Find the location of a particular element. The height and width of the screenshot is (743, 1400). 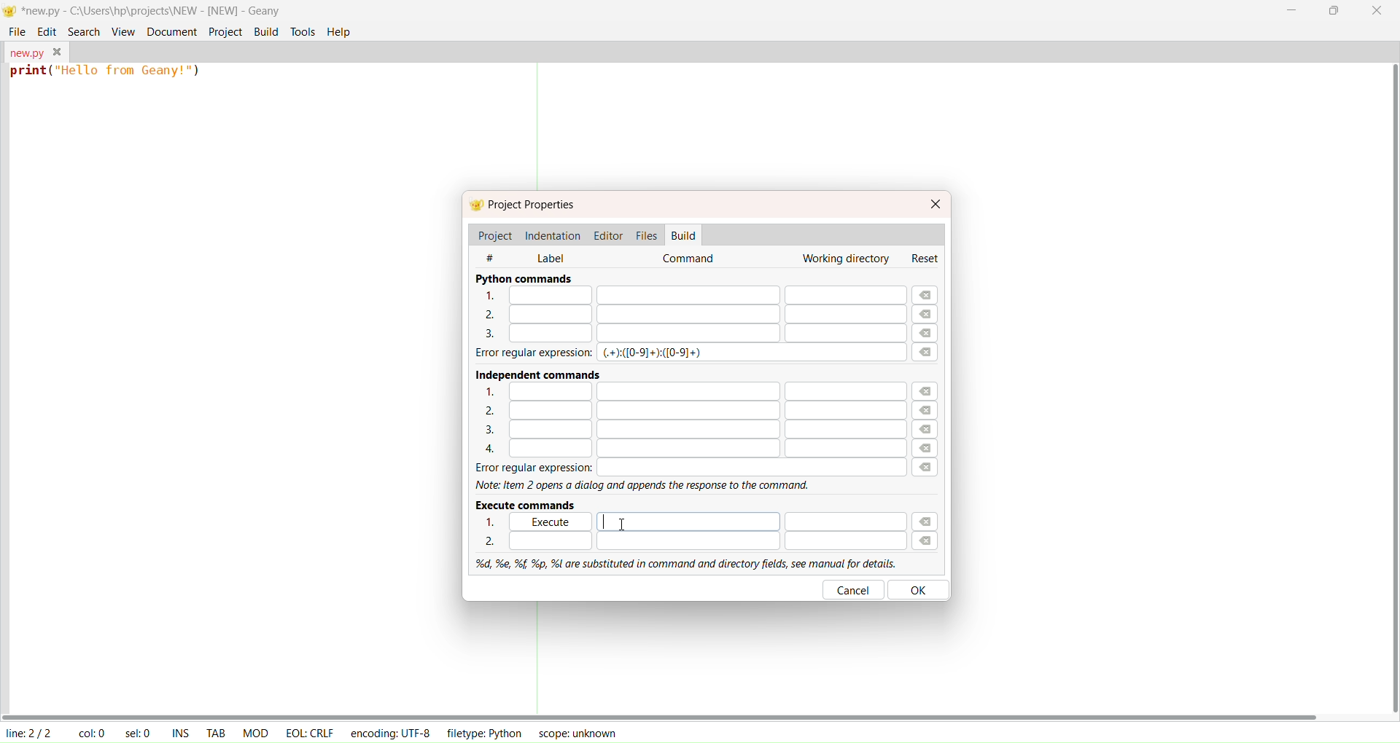

EOL CRLF is located at coordinates (310, 731).